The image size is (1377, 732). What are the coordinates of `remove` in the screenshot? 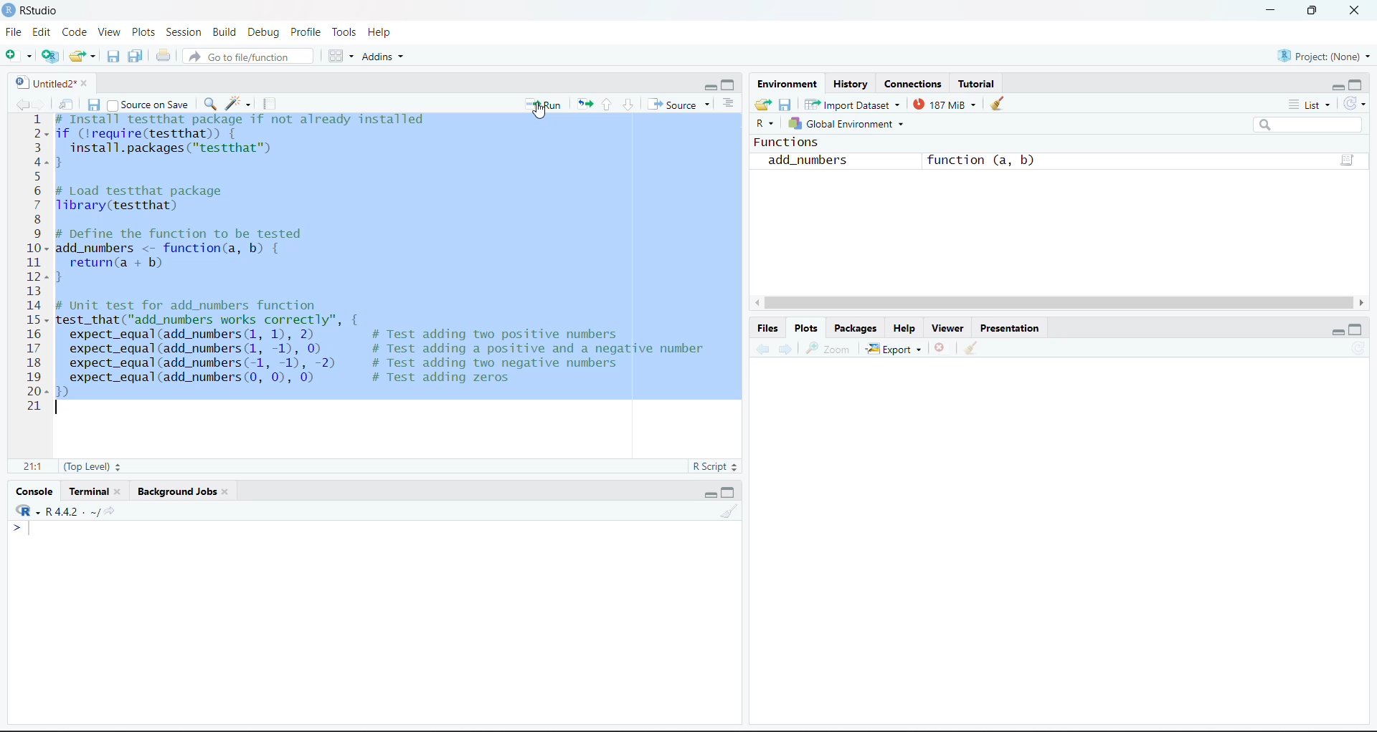 It's located at (940, 347).